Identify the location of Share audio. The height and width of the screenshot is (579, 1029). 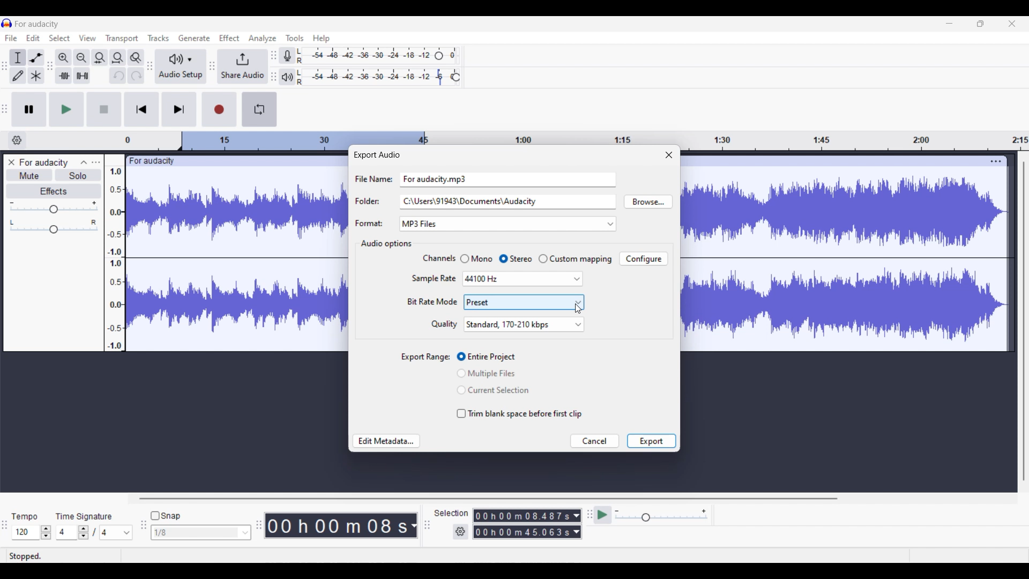
(242, 66).